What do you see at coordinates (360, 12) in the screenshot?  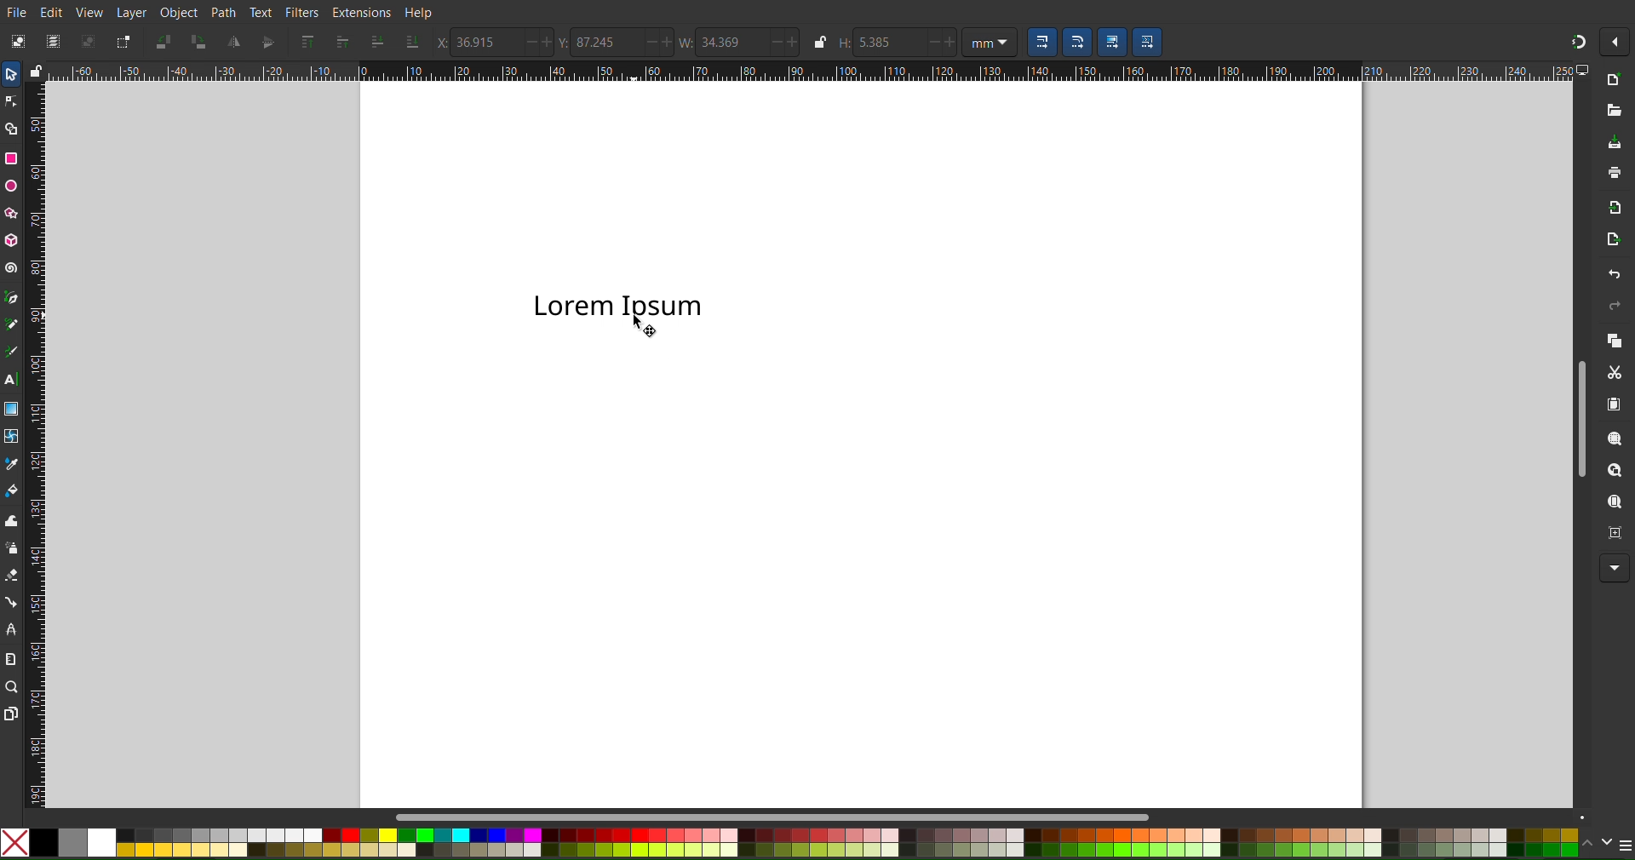 I see `Extensions` at bounding box center [360, 12].